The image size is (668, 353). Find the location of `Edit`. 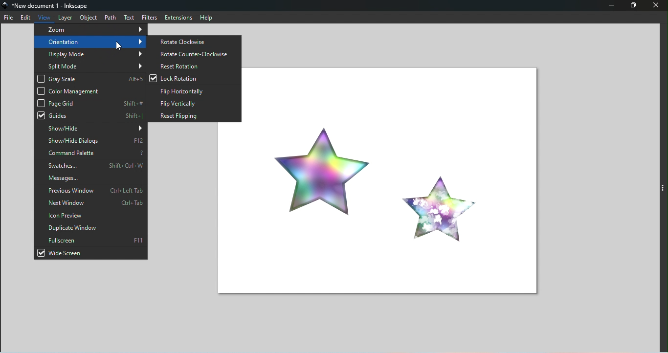

Edit is located at coordinates (26, 18).